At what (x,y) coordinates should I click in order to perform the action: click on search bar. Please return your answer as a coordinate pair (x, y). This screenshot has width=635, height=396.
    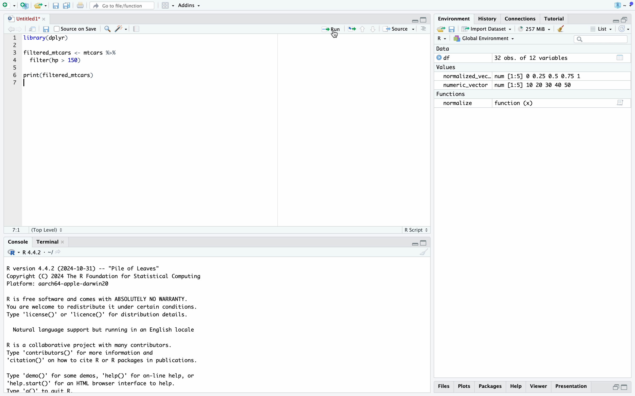
    Looking at the image, I should click on (601, 40).